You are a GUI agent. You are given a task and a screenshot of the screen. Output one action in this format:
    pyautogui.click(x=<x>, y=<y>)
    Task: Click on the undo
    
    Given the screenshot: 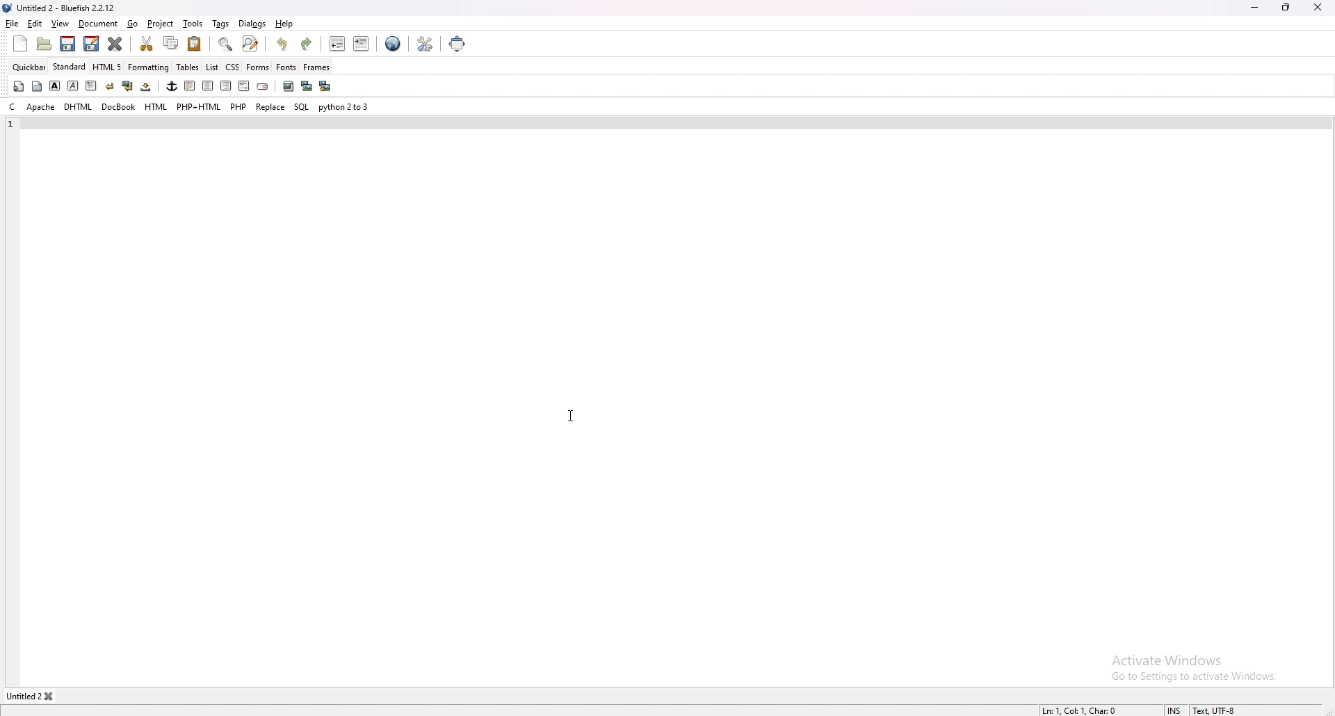 What is the action you would take?
    pyautogui.click(x=284, y=43)
    